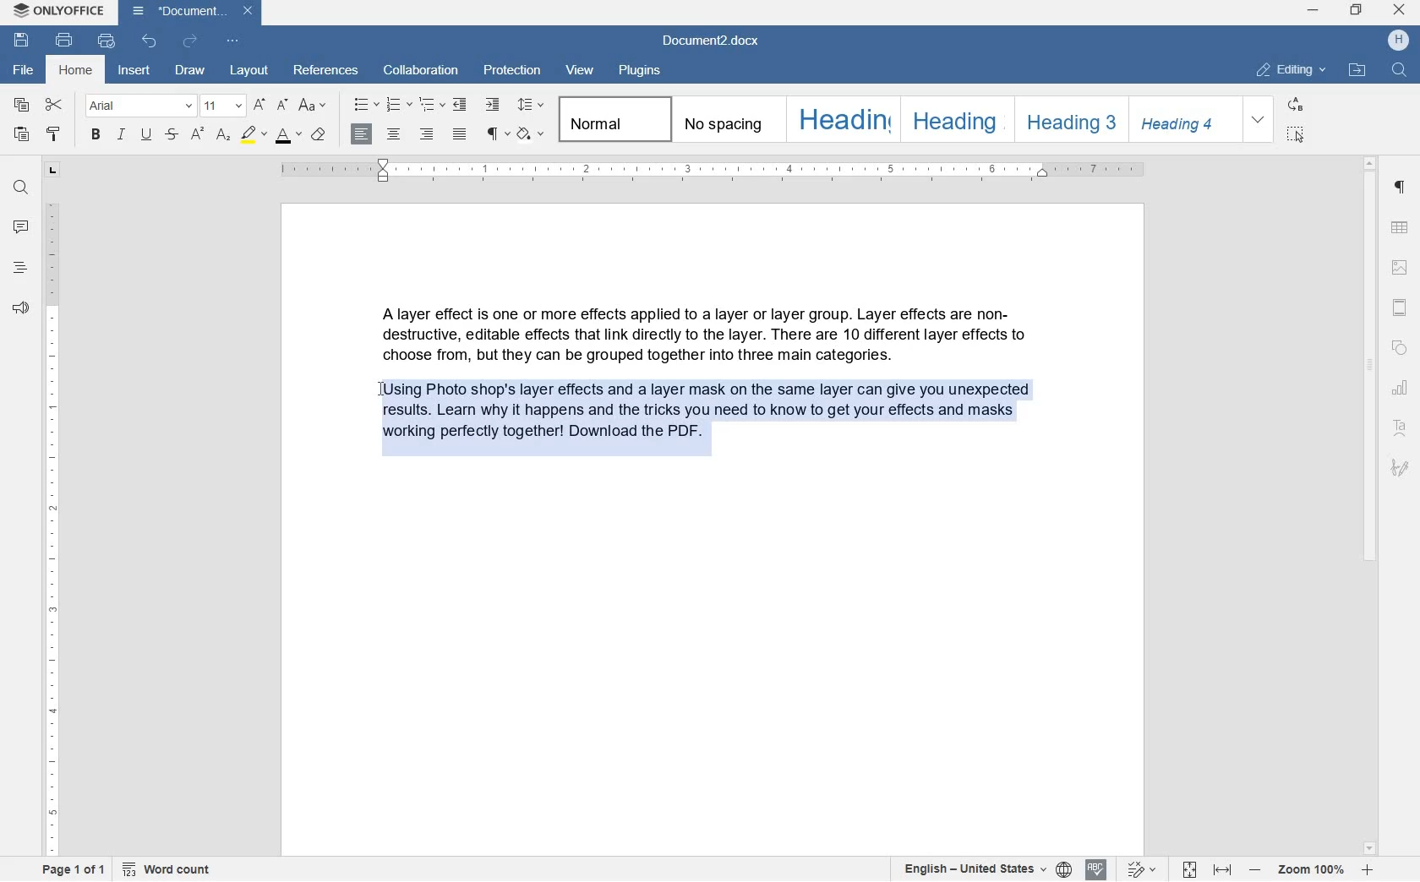  What do you see at coordinates (222, 135) in the screenshot?
I see `SUBSCRIPT` at bounding box center [222, 135].